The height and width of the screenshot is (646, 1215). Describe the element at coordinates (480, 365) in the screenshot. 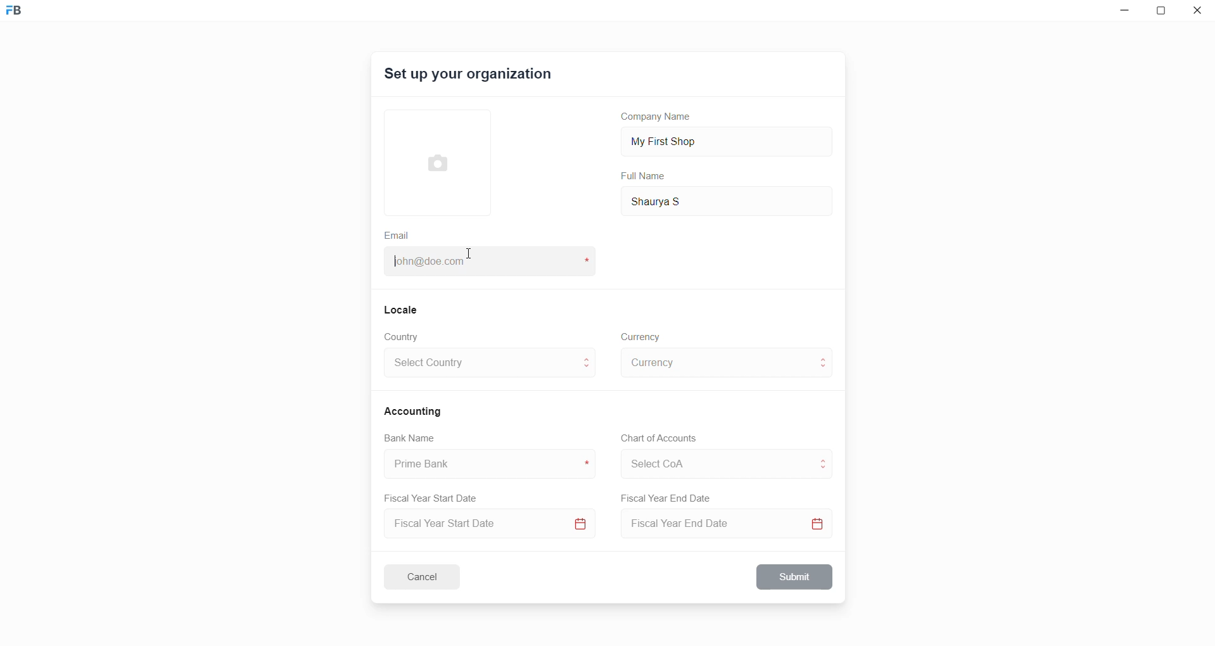

I see `select country` at that location.